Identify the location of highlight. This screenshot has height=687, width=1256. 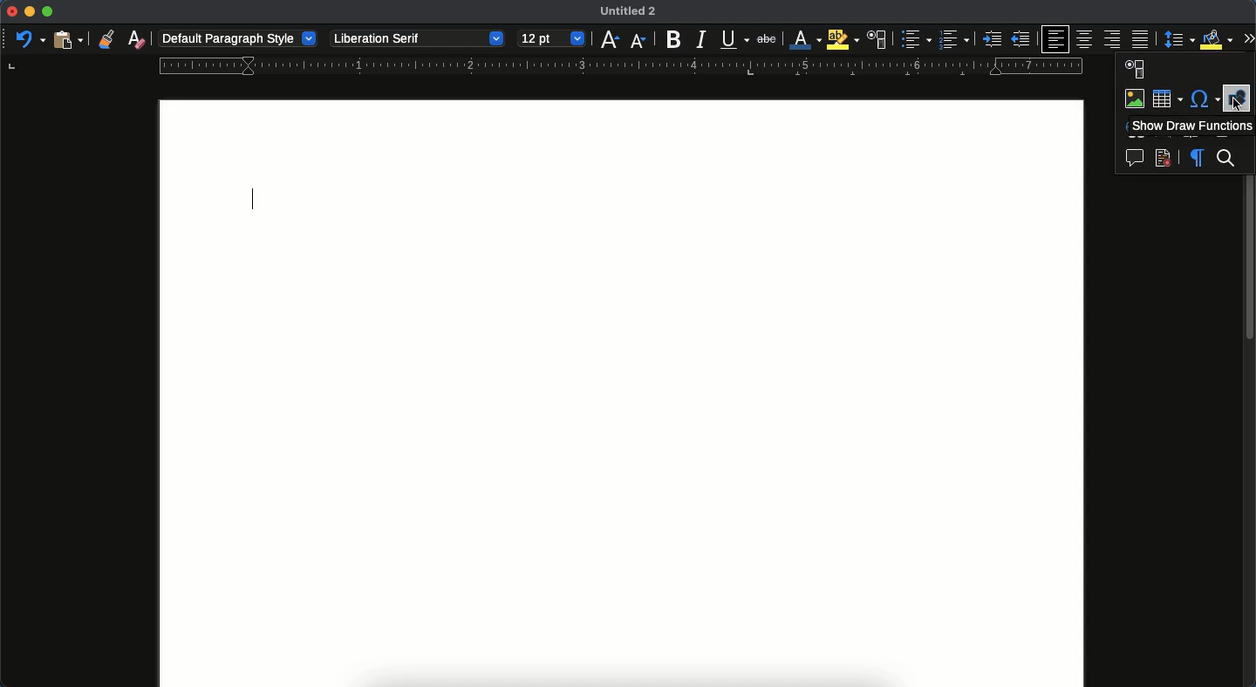
(844, 39).